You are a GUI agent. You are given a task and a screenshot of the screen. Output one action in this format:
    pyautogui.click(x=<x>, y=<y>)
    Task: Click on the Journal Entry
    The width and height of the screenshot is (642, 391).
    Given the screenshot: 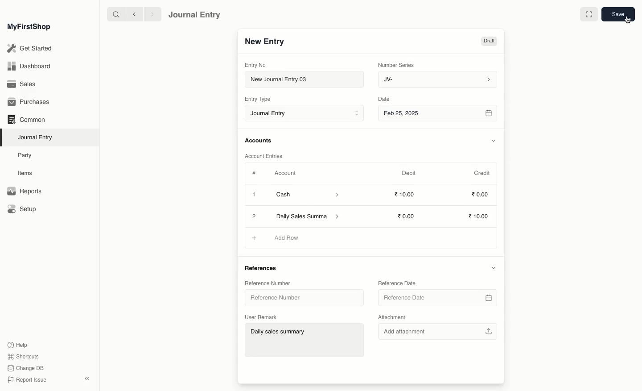 What is the action you would take?
    pyautogui.click(x=195, y=14)
    